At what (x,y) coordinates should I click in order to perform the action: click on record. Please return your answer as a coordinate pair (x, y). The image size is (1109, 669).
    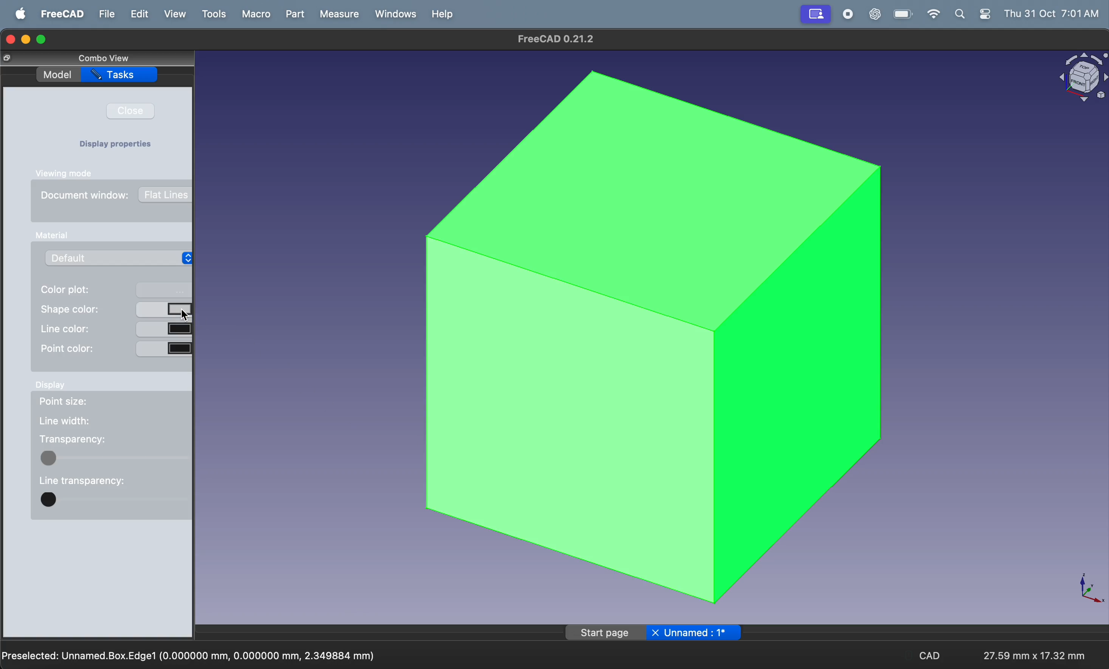
    Looking at the image, I should click on (847, 15).